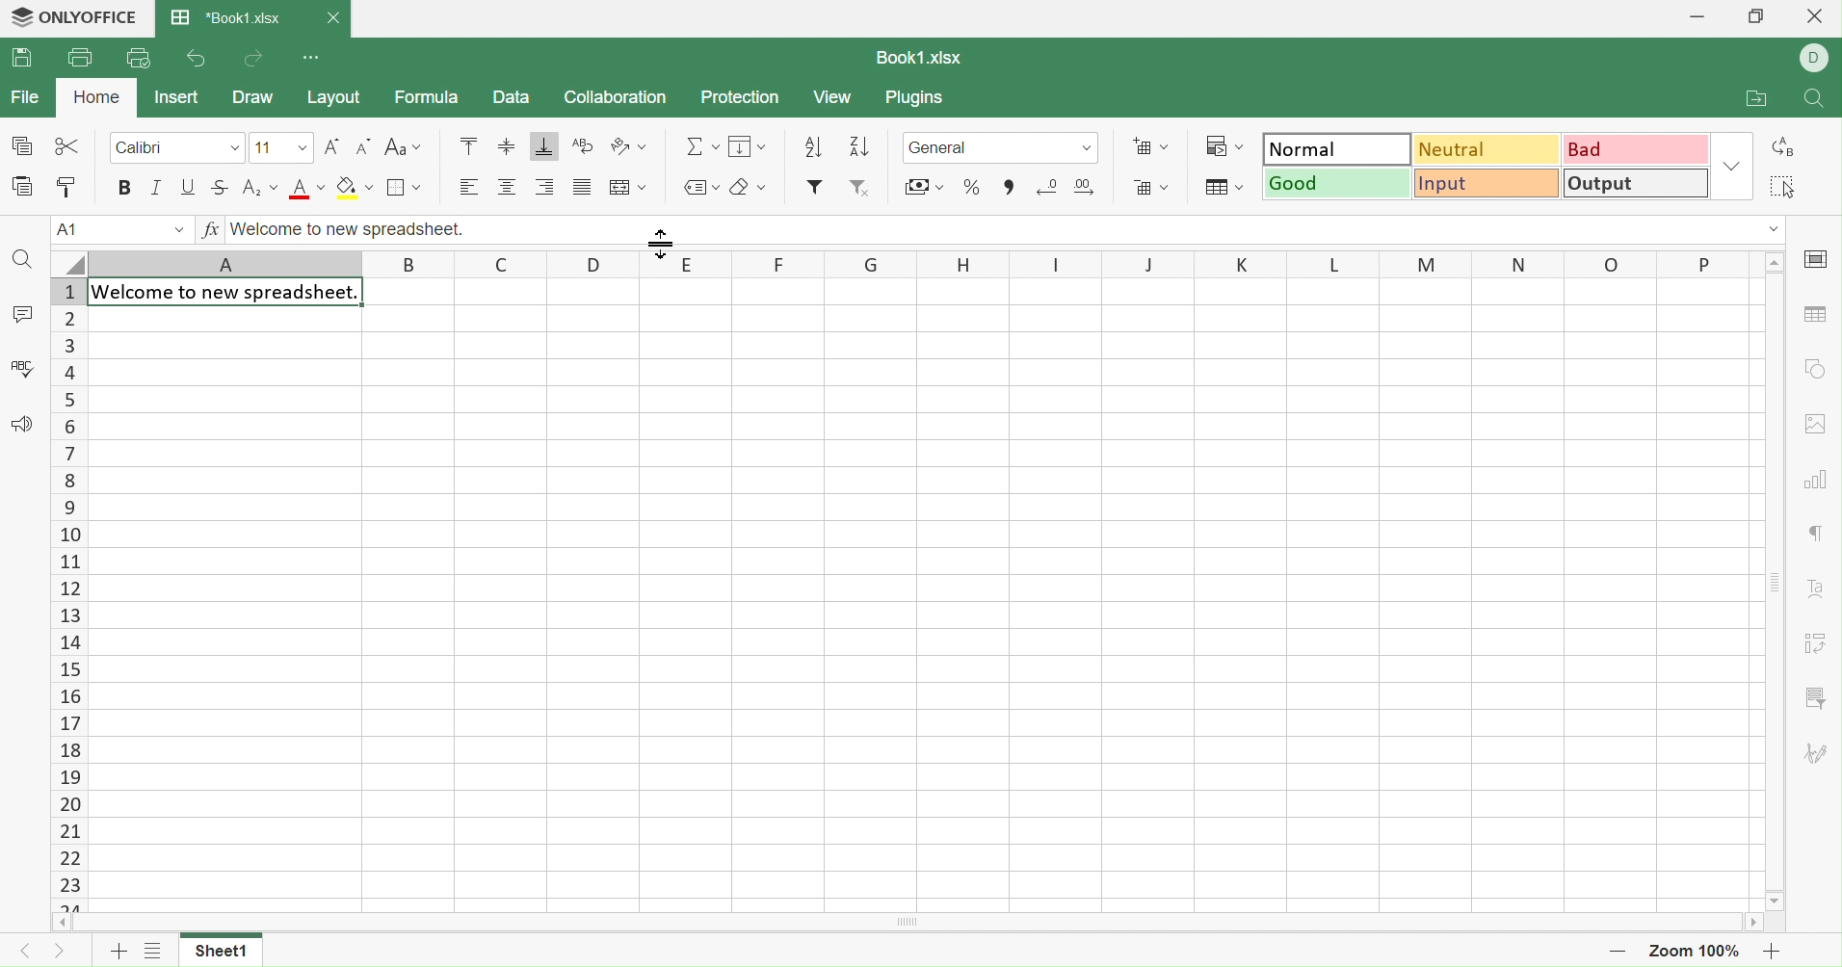 The width and height of the screenshot is (1842, 967). What do you see at coordinates (1338, 184) in the screenshot?
I see `Good` at bounding box center [1338, 184].